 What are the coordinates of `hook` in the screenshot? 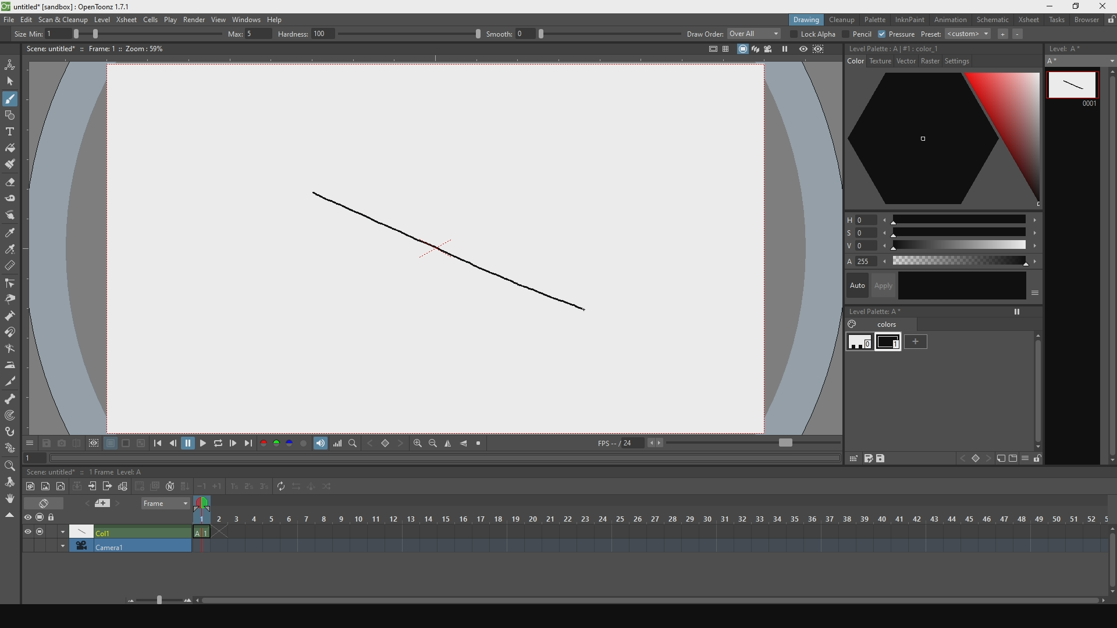 It's located at (11, 433).